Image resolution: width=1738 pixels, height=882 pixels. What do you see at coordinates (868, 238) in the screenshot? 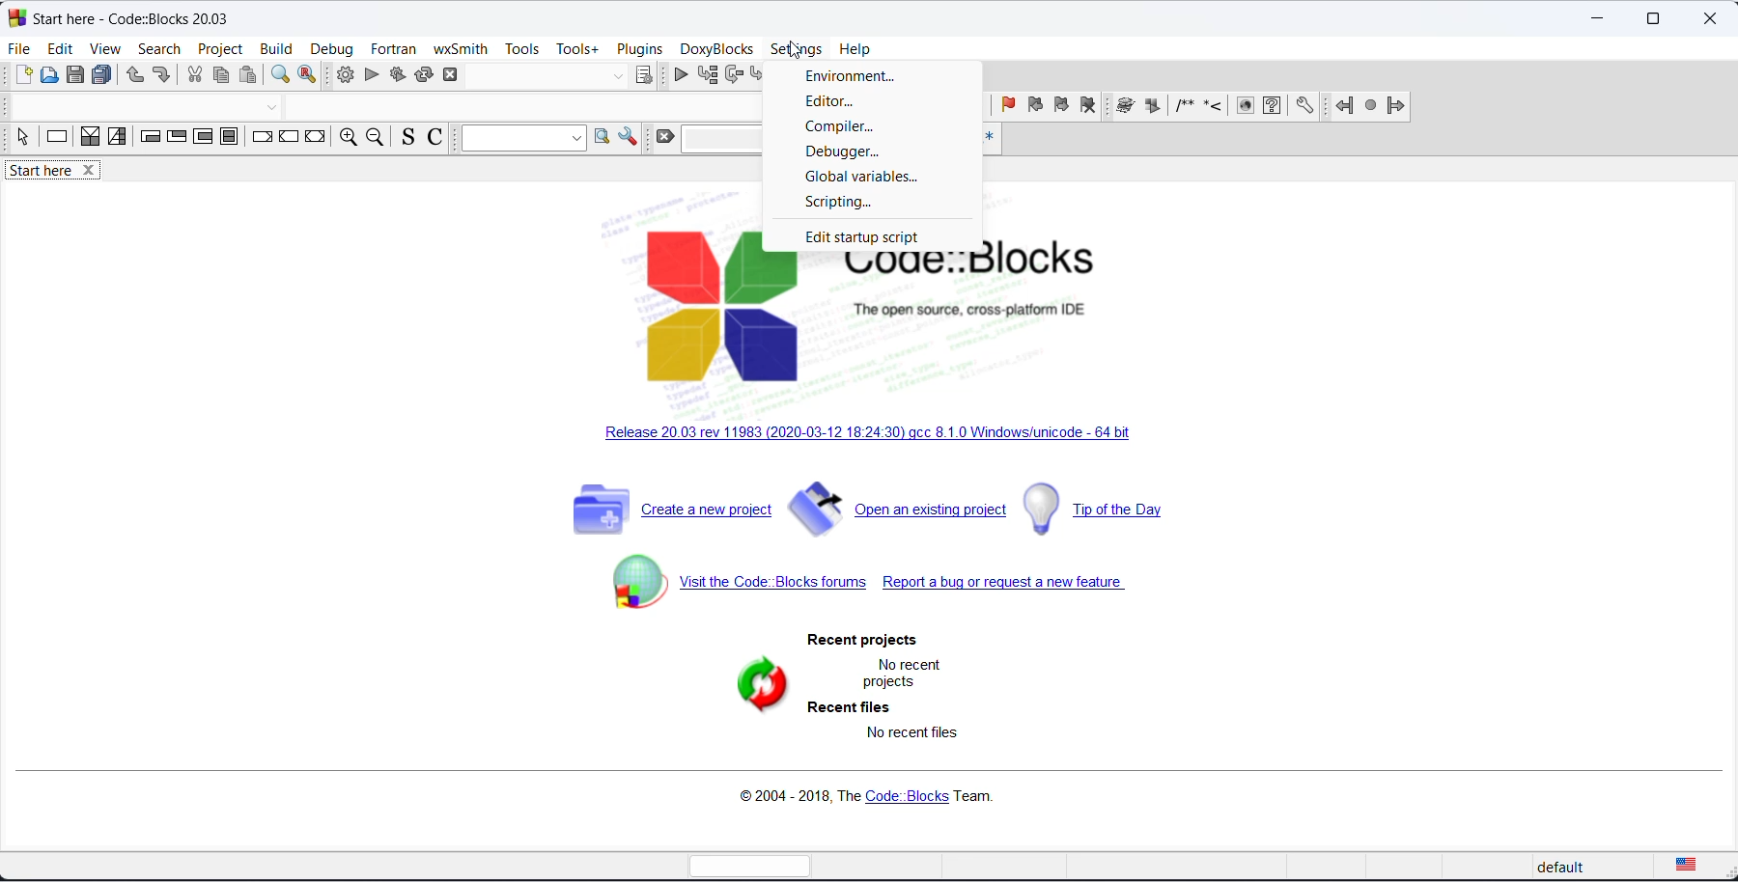
I see `Edit startup script` at bounding box center [868, 238].